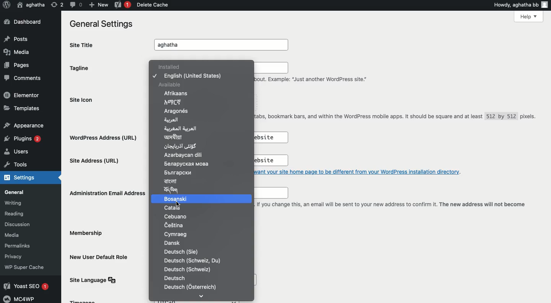  What do you see at coordinates (22, 95) in the screenshot?
I see `Elementor` at bounding box center [22, 95].